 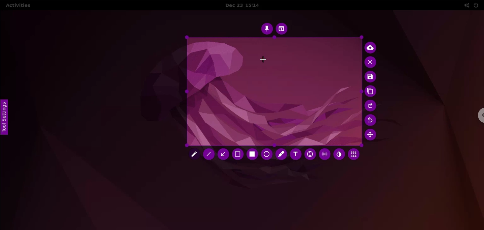 What do you see at coordinates (325, 155) in the screenshot?
I see `pixelette` at bounding box center [325, 155].